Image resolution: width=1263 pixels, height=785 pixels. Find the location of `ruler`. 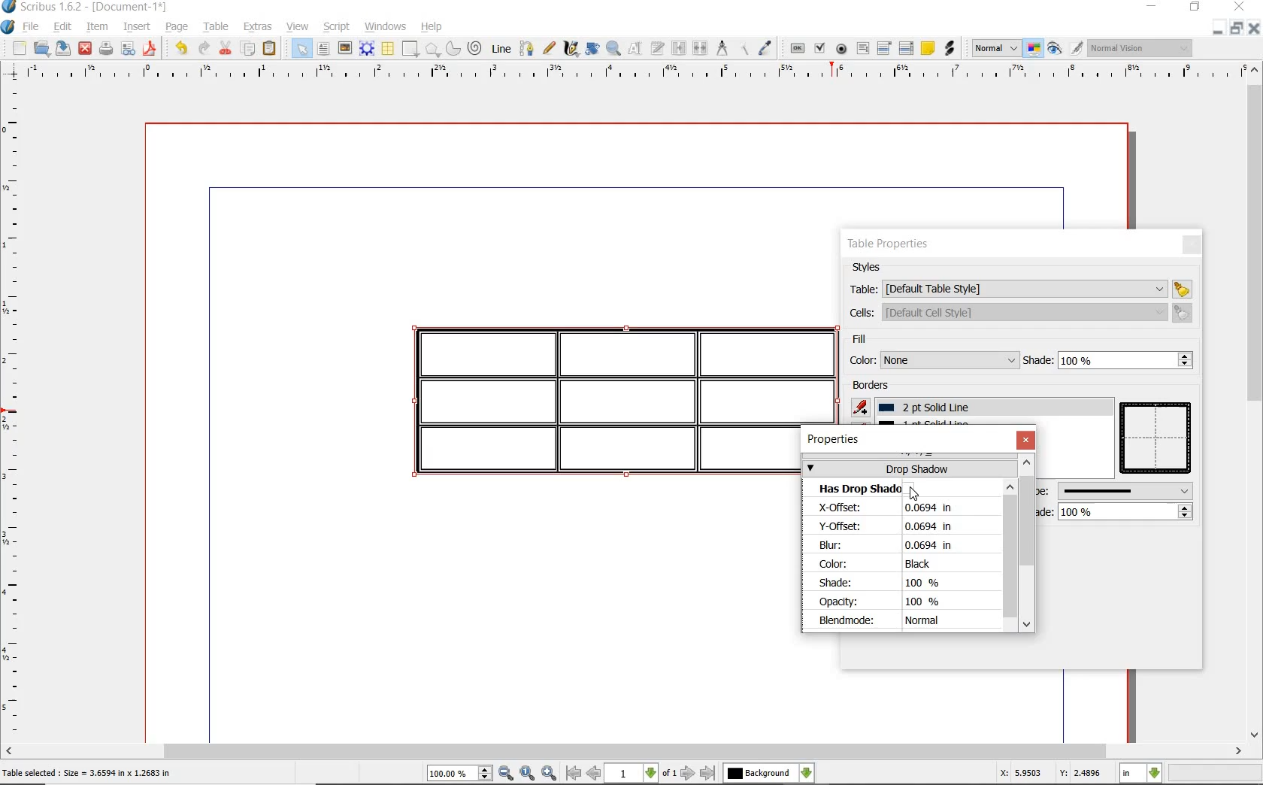

ruler is located at coordinates (15, 411).